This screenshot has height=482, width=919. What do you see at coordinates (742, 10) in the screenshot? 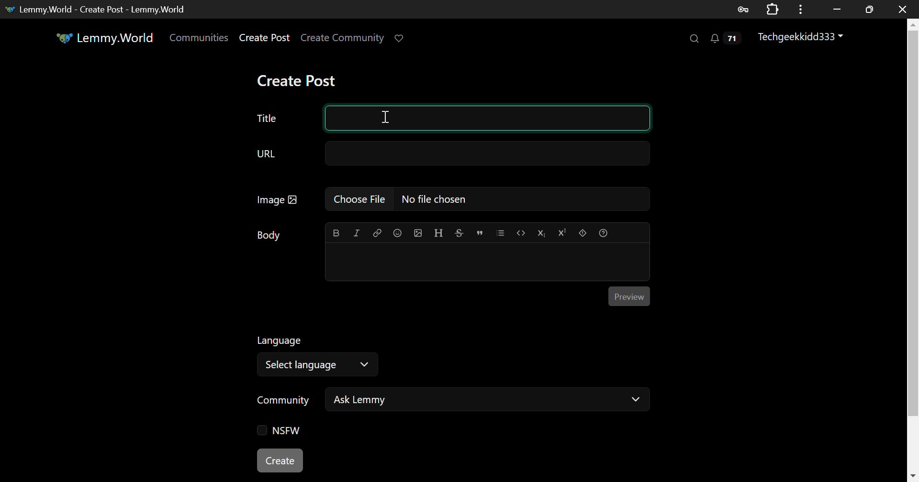
I see `Saved Password Data` at bounding box center [742, 10].